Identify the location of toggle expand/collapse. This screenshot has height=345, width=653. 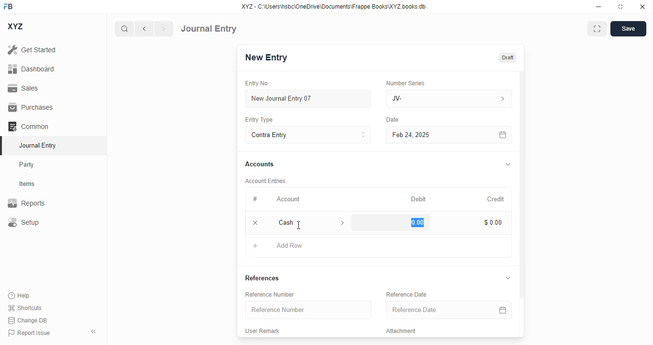
(508, 278).